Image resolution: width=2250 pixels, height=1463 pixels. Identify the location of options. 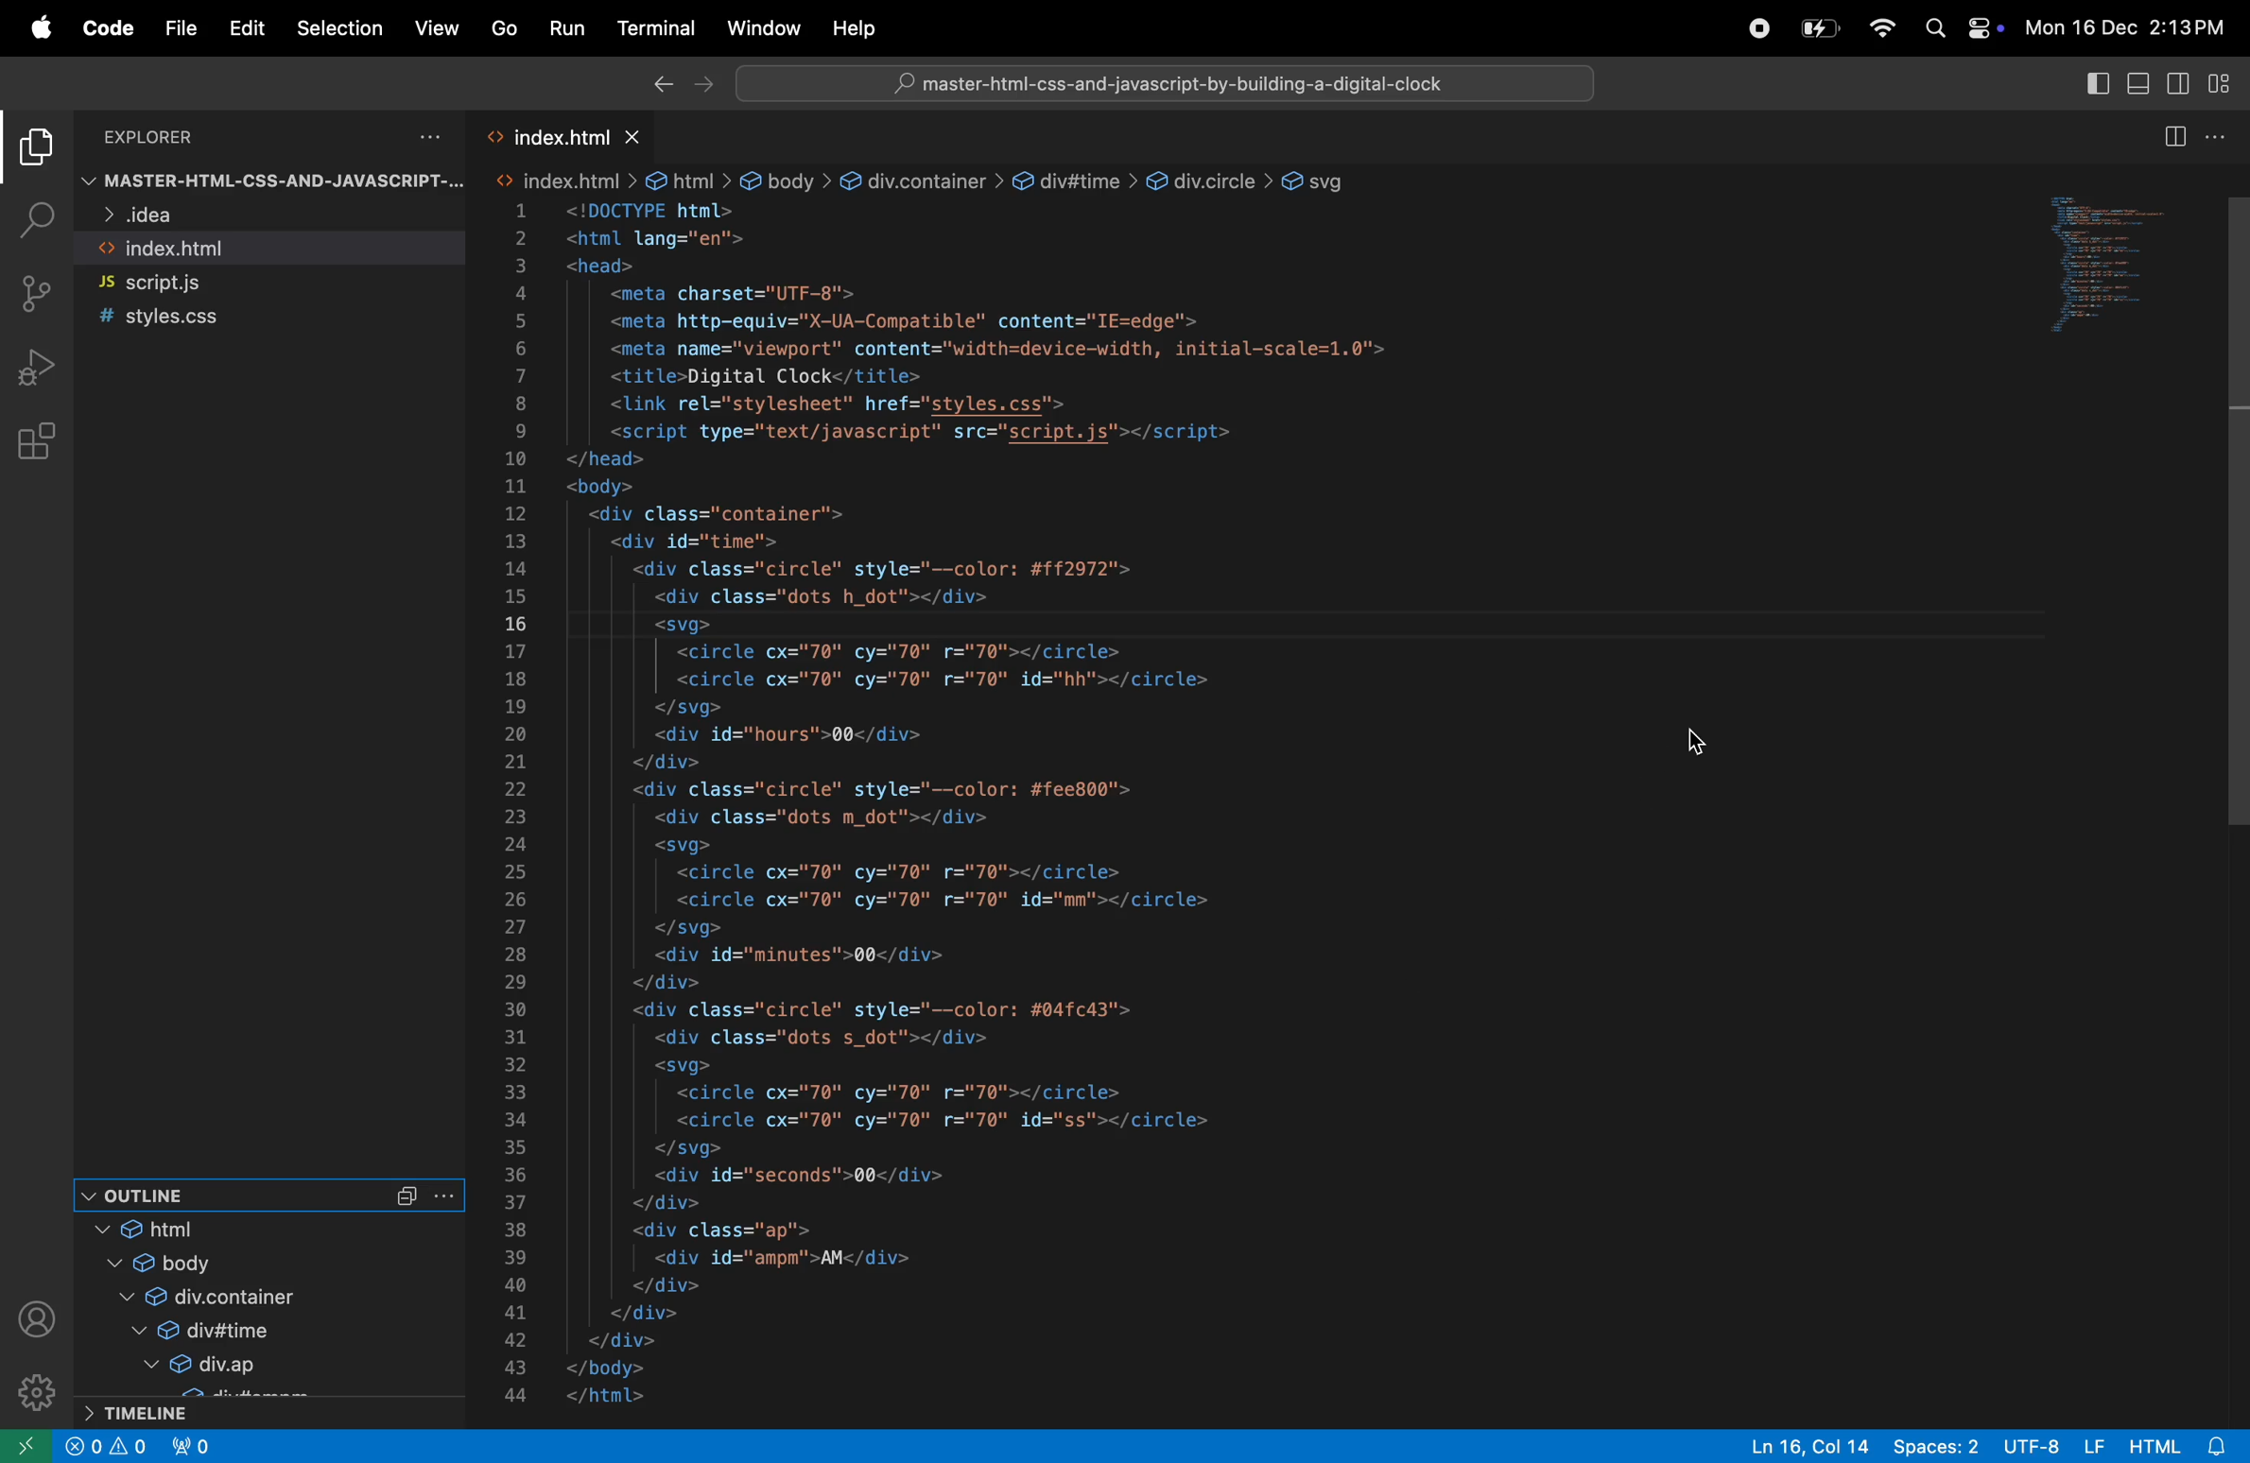
(2224, 137).